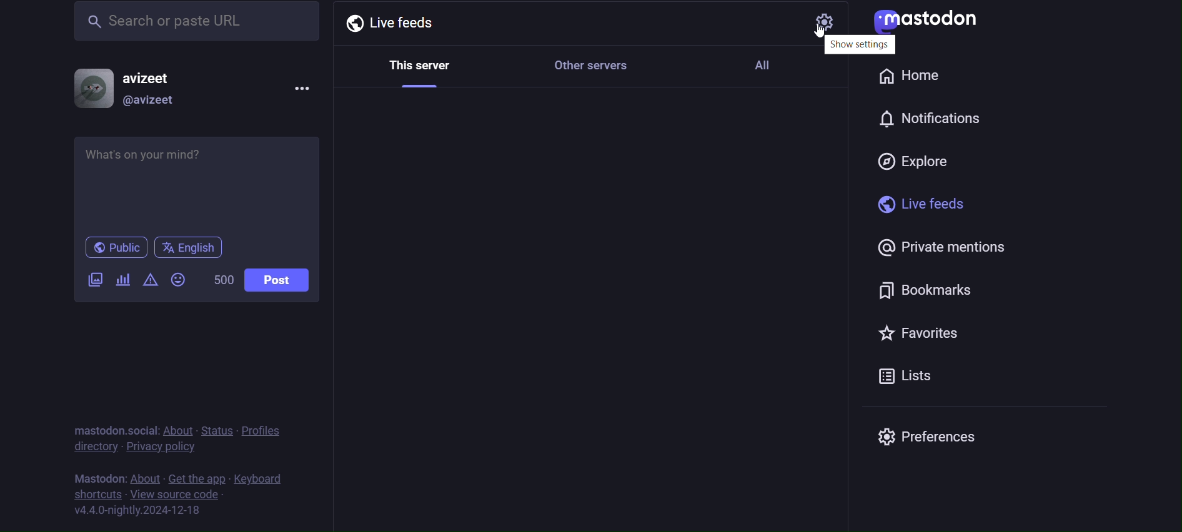  What do you see at coordinates (189, 249) in the screenshot?
I see `english` at bounding box center [189, 249].